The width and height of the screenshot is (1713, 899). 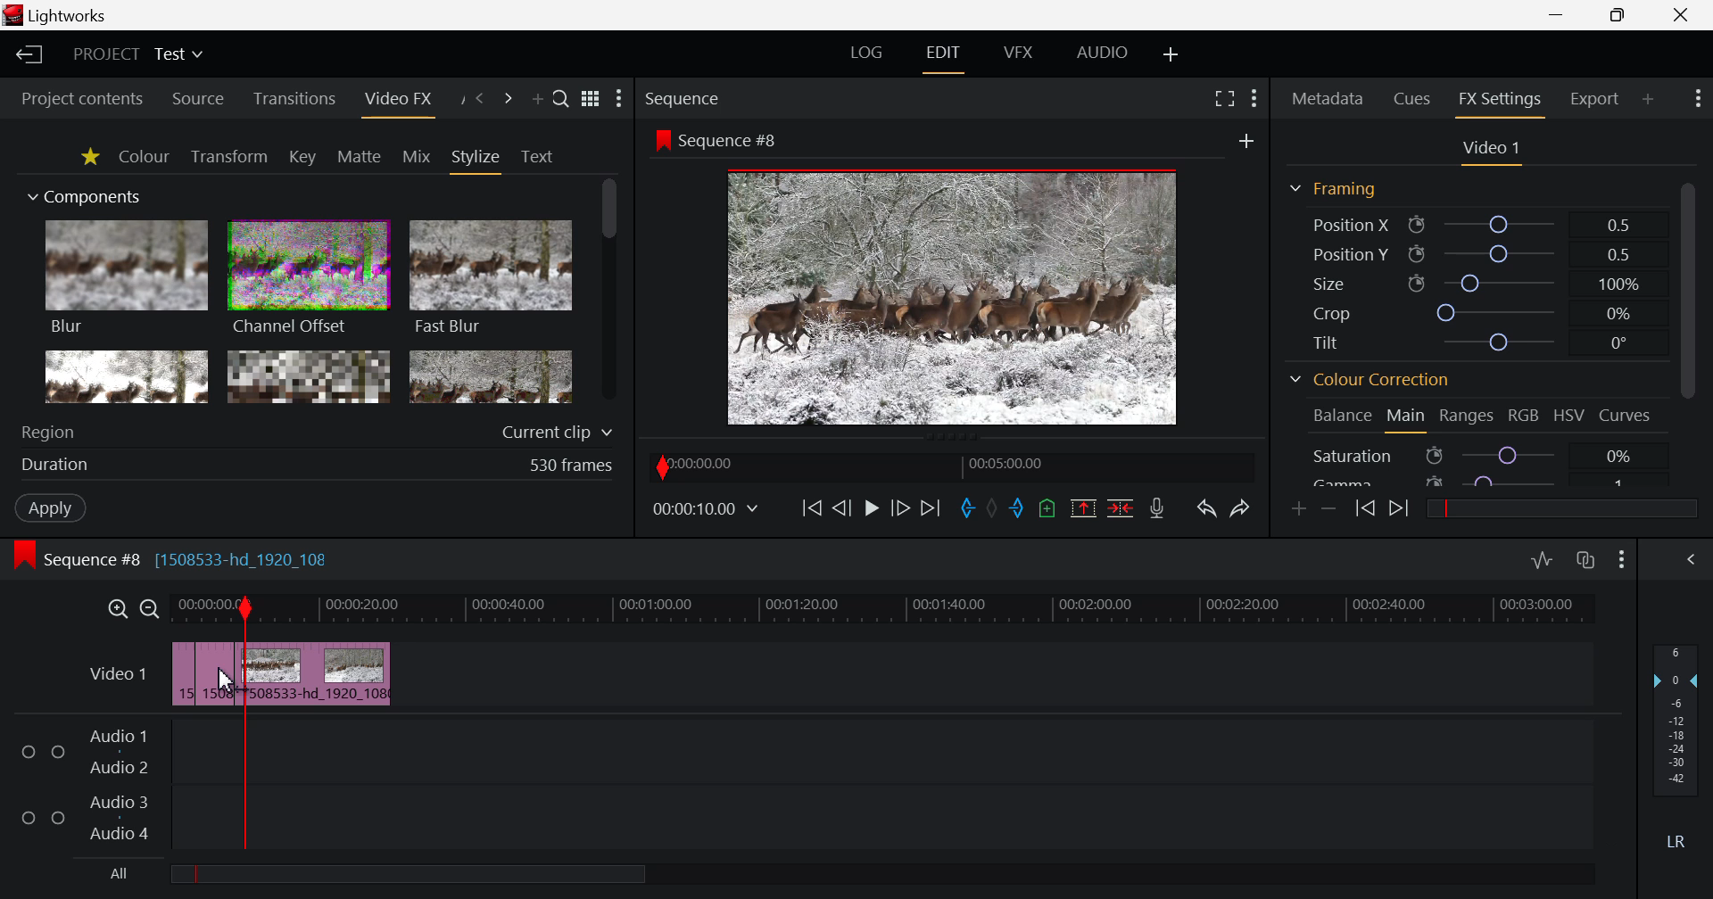 What do you see at coordinates (1332, 192) in the screenshot?
I see `Framing Section` at bounding box center [1332, 192].